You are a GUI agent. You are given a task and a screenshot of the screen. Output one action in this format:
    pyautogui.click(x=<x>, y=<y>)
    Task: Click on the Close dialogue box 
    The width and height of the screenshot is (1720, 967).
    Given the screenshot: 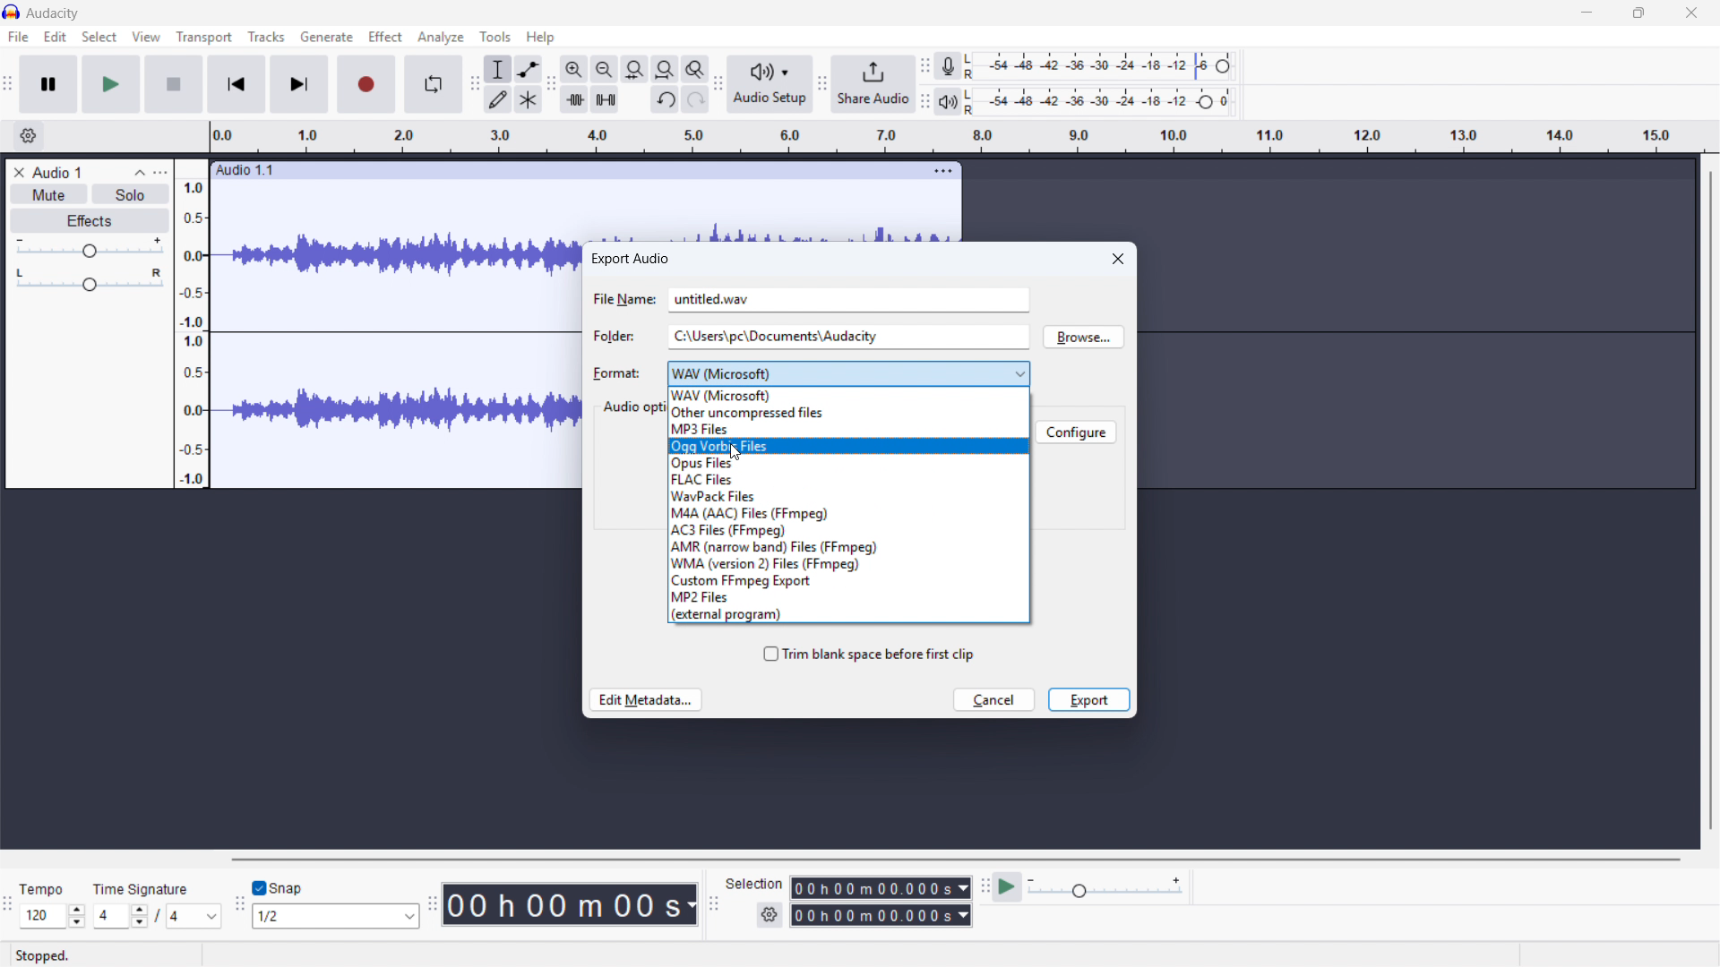 What is the action you would take?
    pyautogui.click(x=1119, y=258)
    